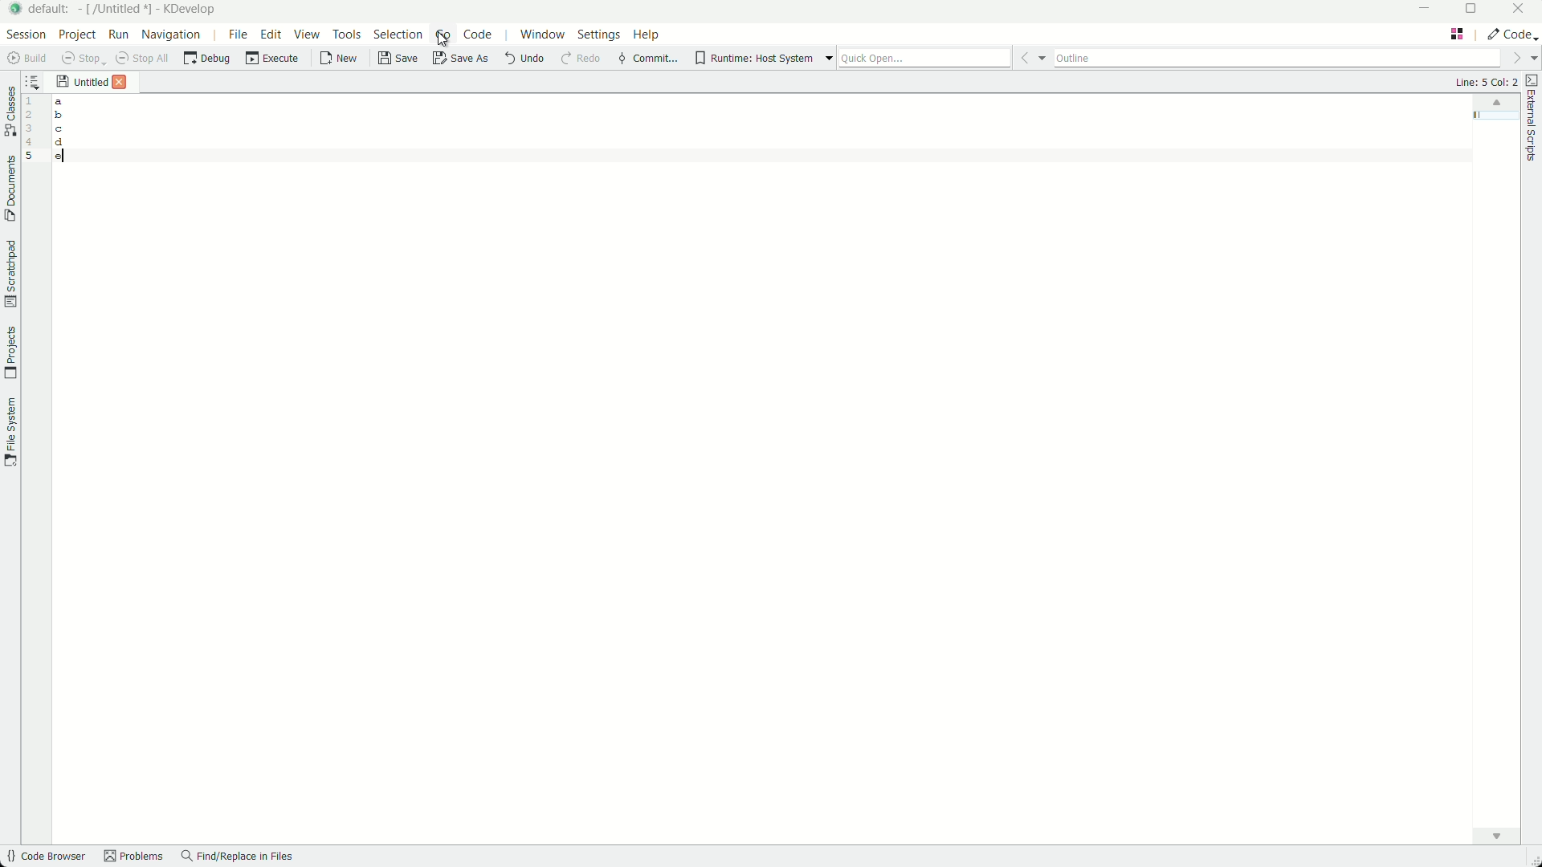 The image size is (1542, 867). Describe the element at coordinates (1471, 10) in the screenshot. I see `maximize or restore` at that location.